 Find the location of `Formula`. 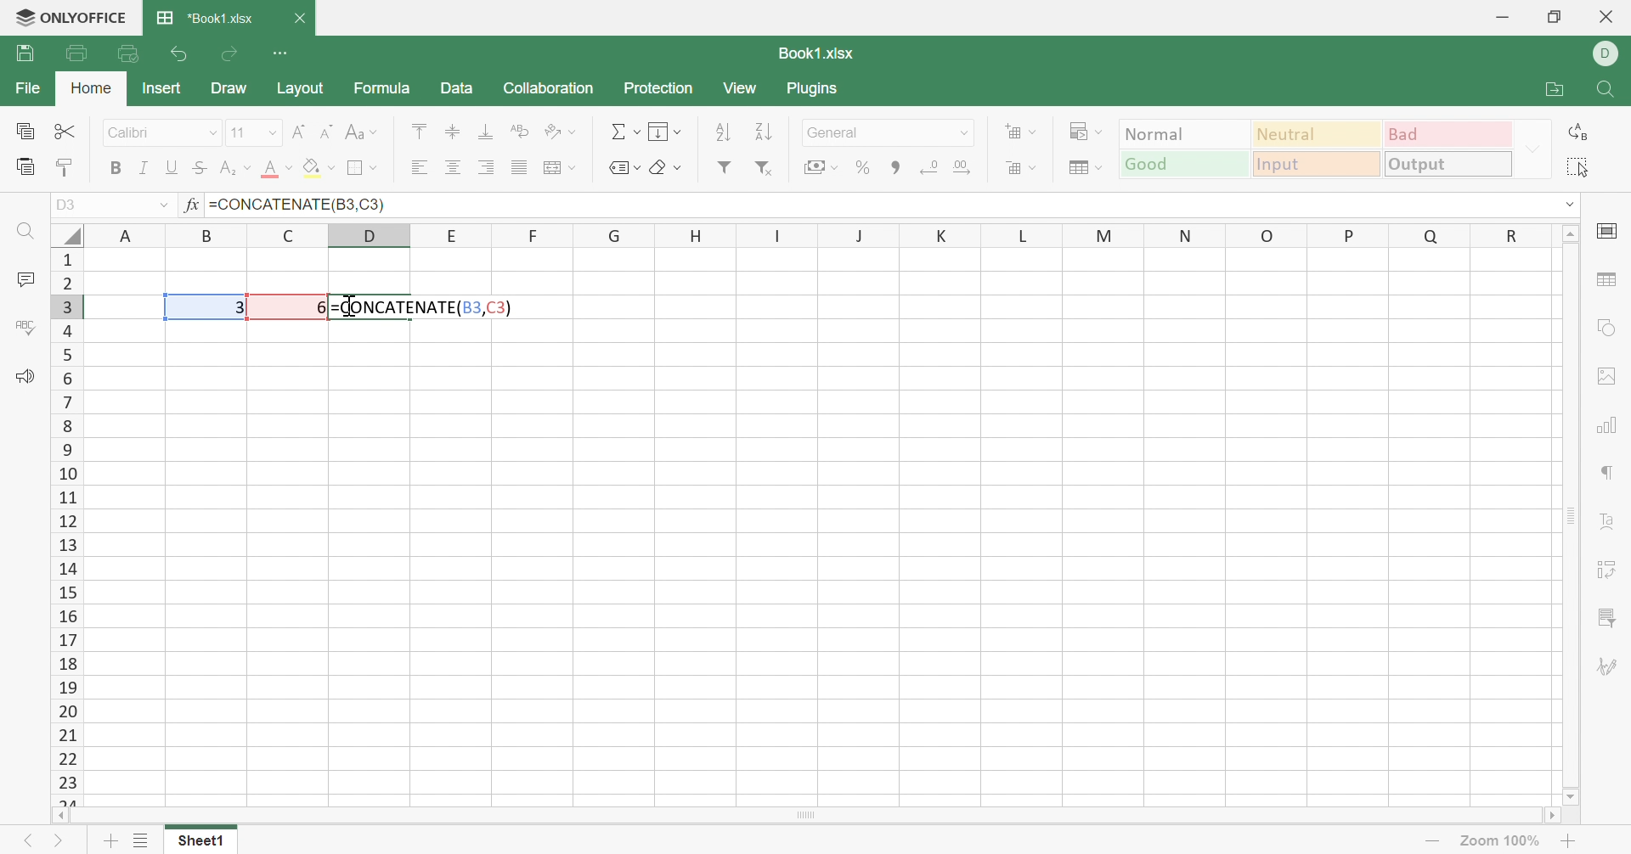

Formula is located at coordinates (382, 87).